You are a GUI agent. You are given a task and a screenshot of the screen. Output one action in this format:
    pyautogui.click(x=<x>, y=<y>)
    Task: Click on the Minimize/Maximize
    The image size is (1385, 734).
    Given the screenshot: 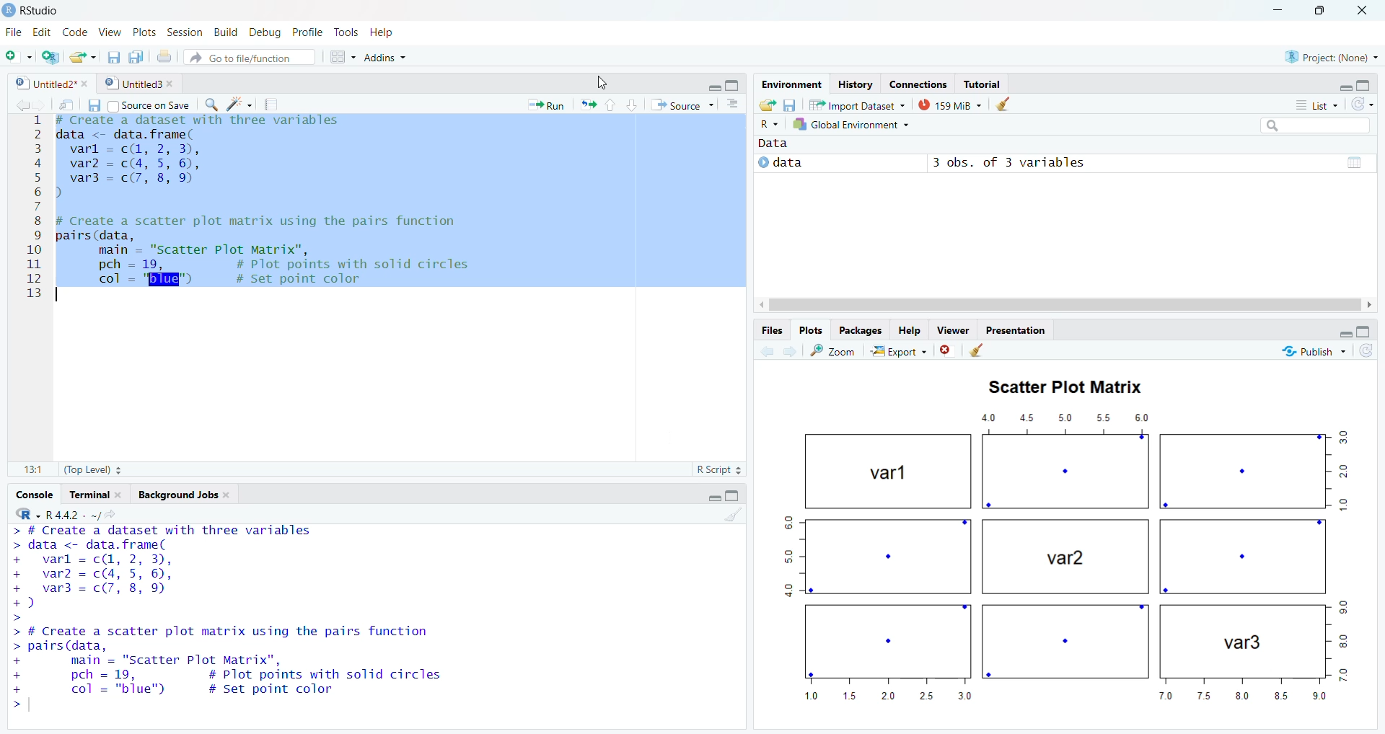 What is the action you would take?
    pyautogui.click(x=726, y=83)
    